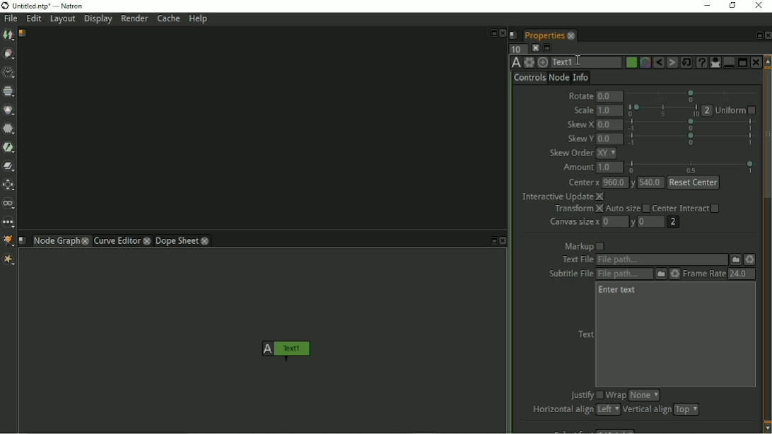 This screenshot has height=434, width=772. Describe the element at coordinates (731, 5) in the screenshot. I see `Restore down` at that location.